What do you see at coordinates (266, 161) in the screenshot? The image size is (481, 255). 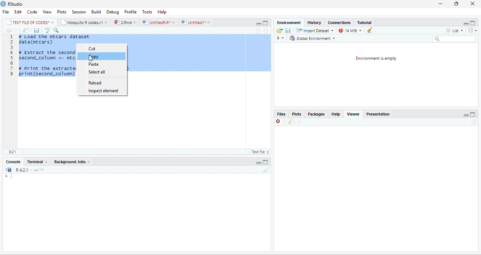 I see `maximize` at bounding box center [266, 161].